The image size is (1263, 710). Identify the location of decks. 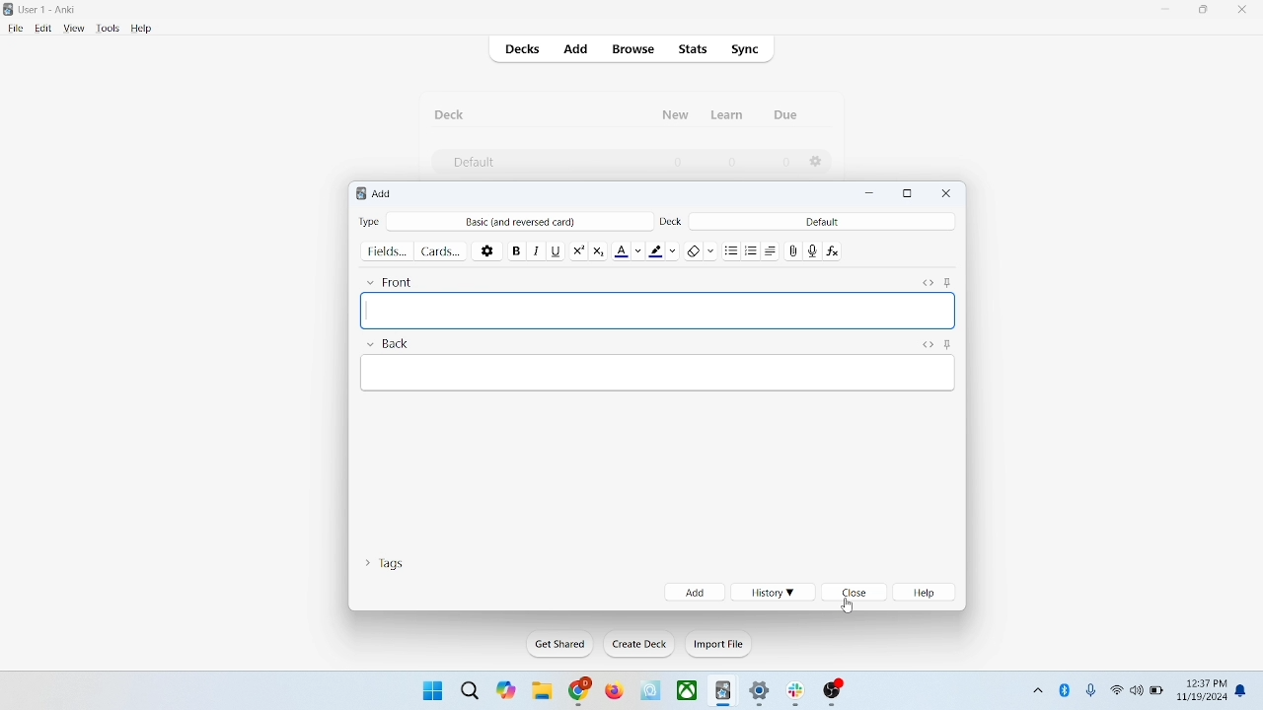
(525, 51).